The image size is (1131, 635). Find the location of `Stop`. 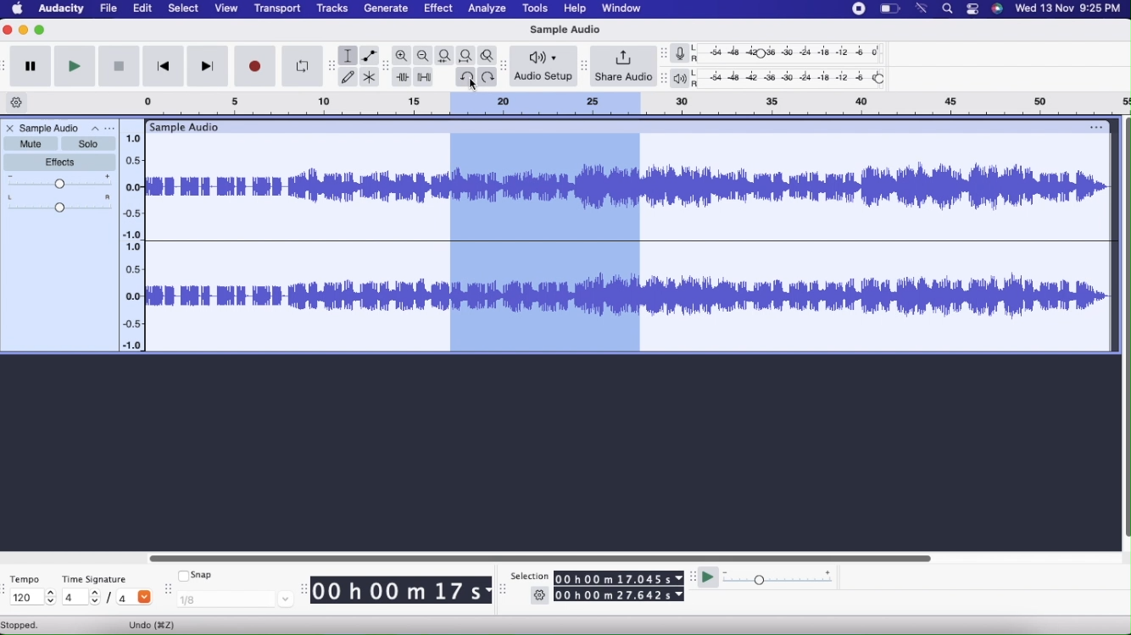

Stop is located at coordinates (120, 65).